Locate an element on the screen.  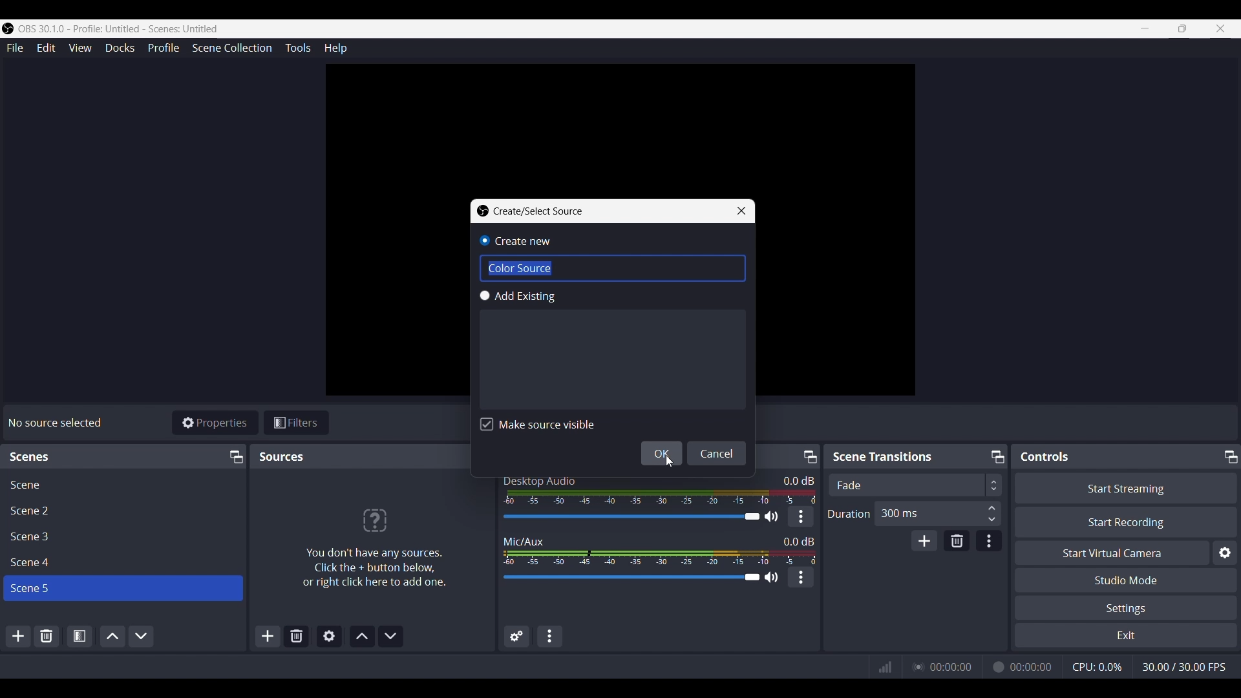
Move Sources Down is located at coordinates (391, 635).